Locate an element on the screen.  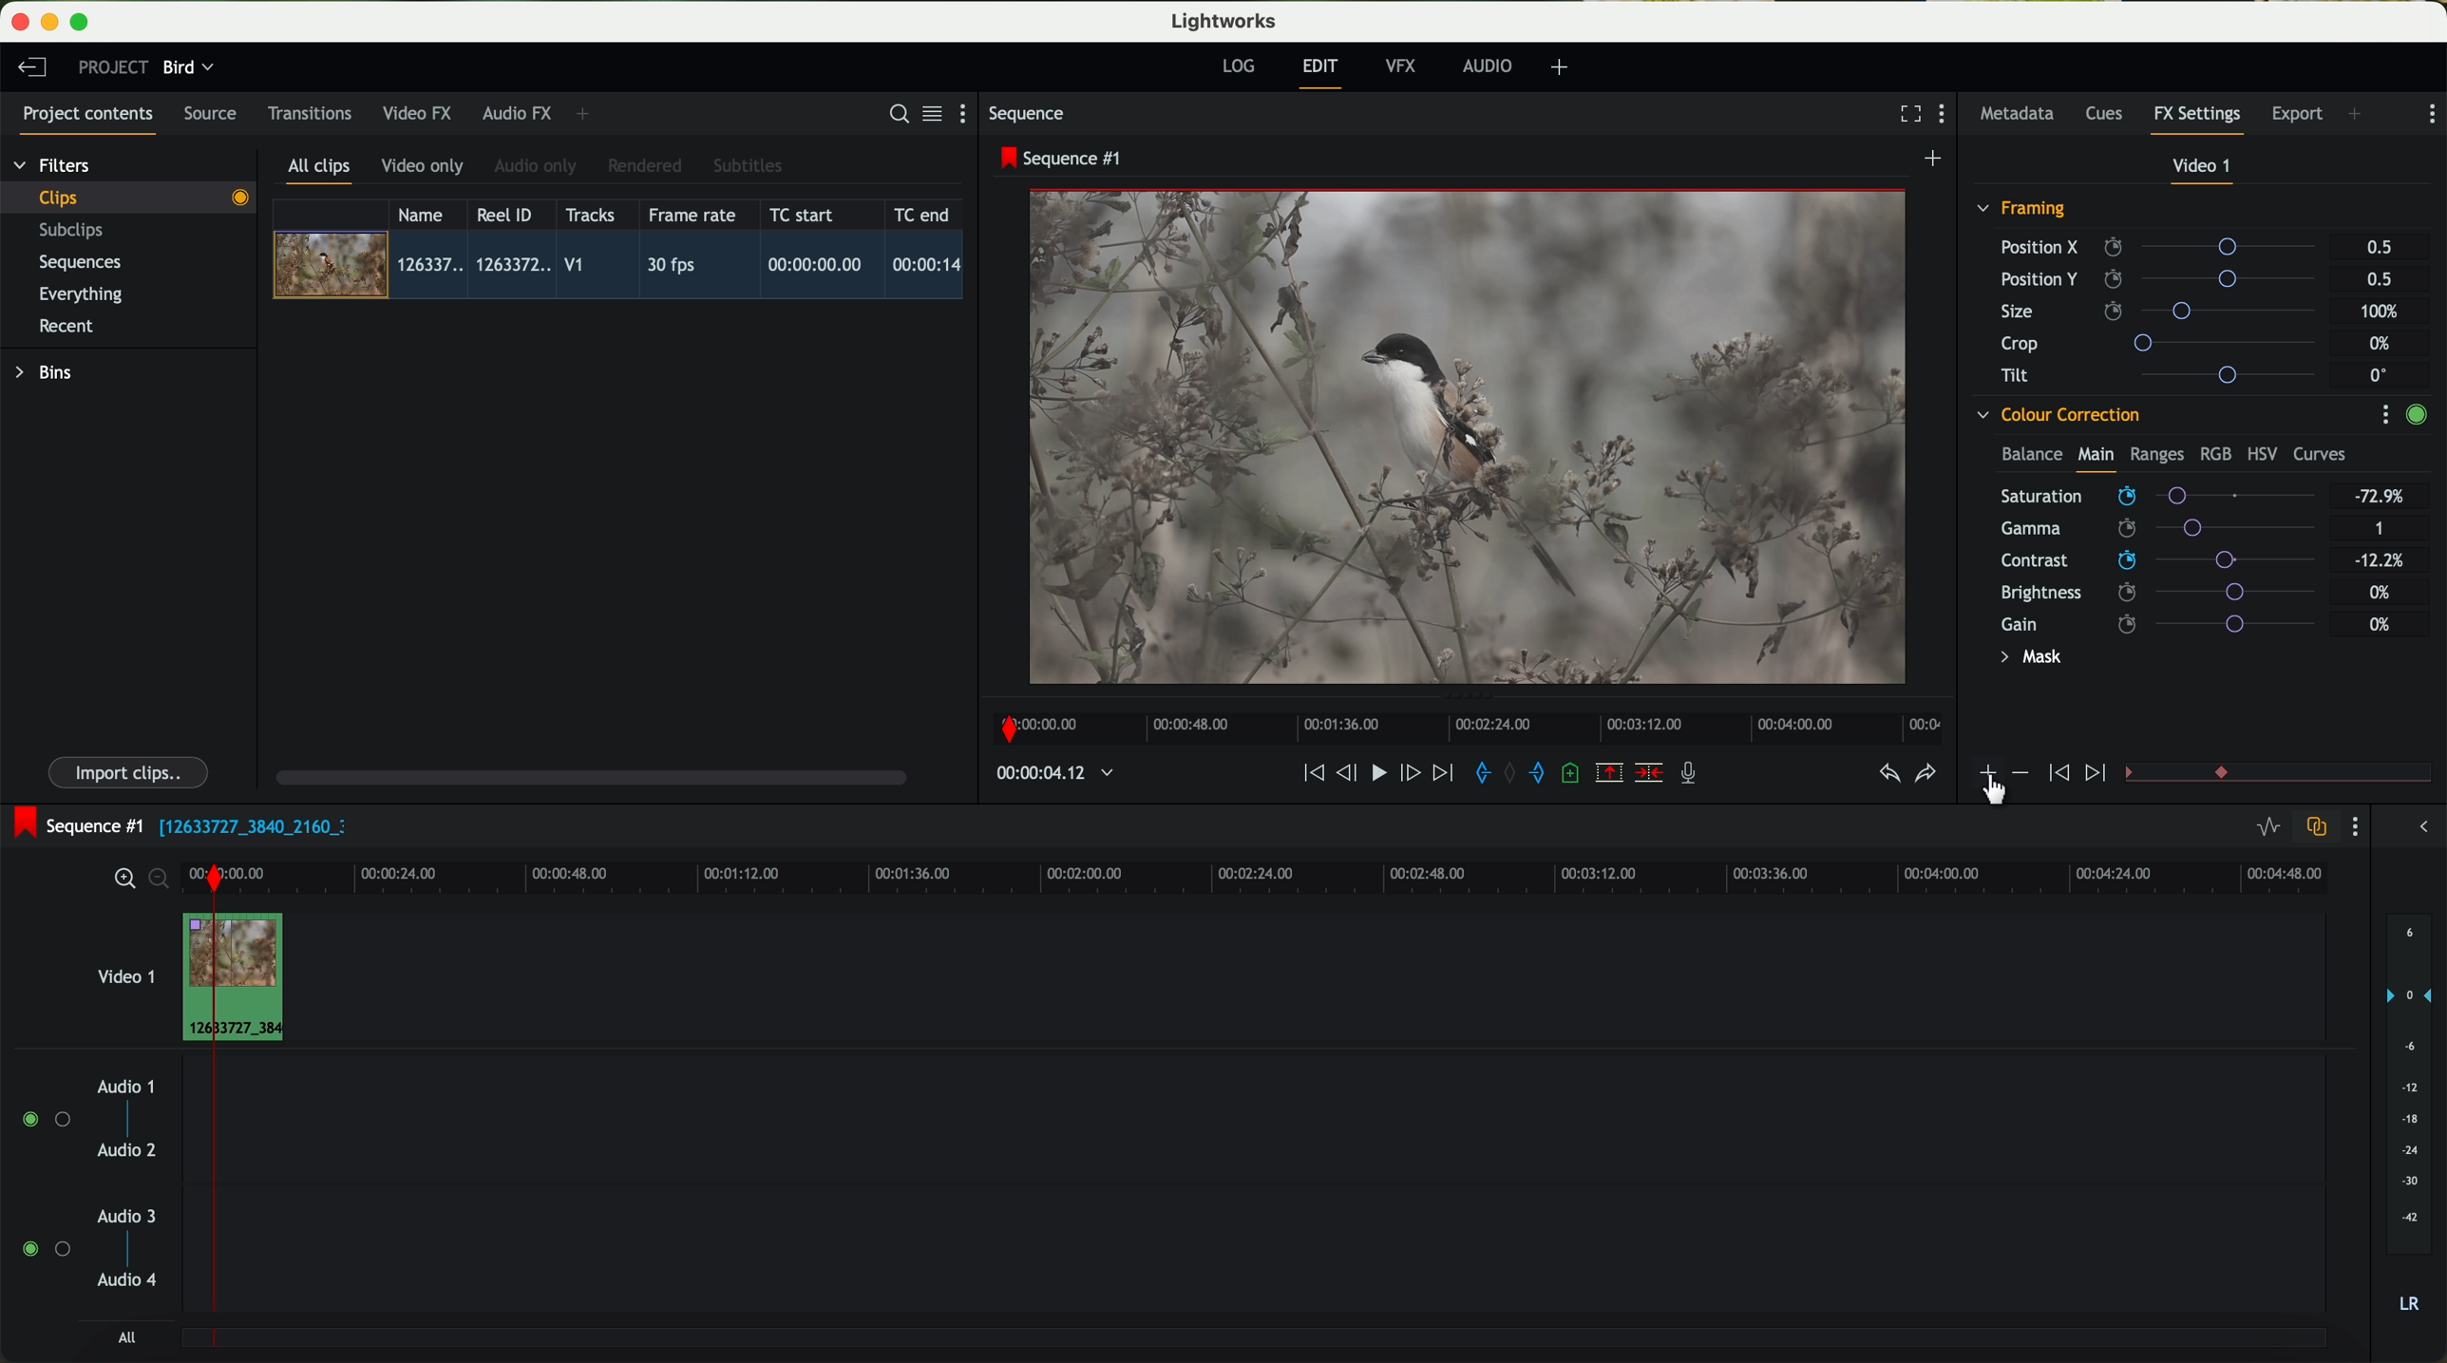
project contents is located at coordinates (88, 120).